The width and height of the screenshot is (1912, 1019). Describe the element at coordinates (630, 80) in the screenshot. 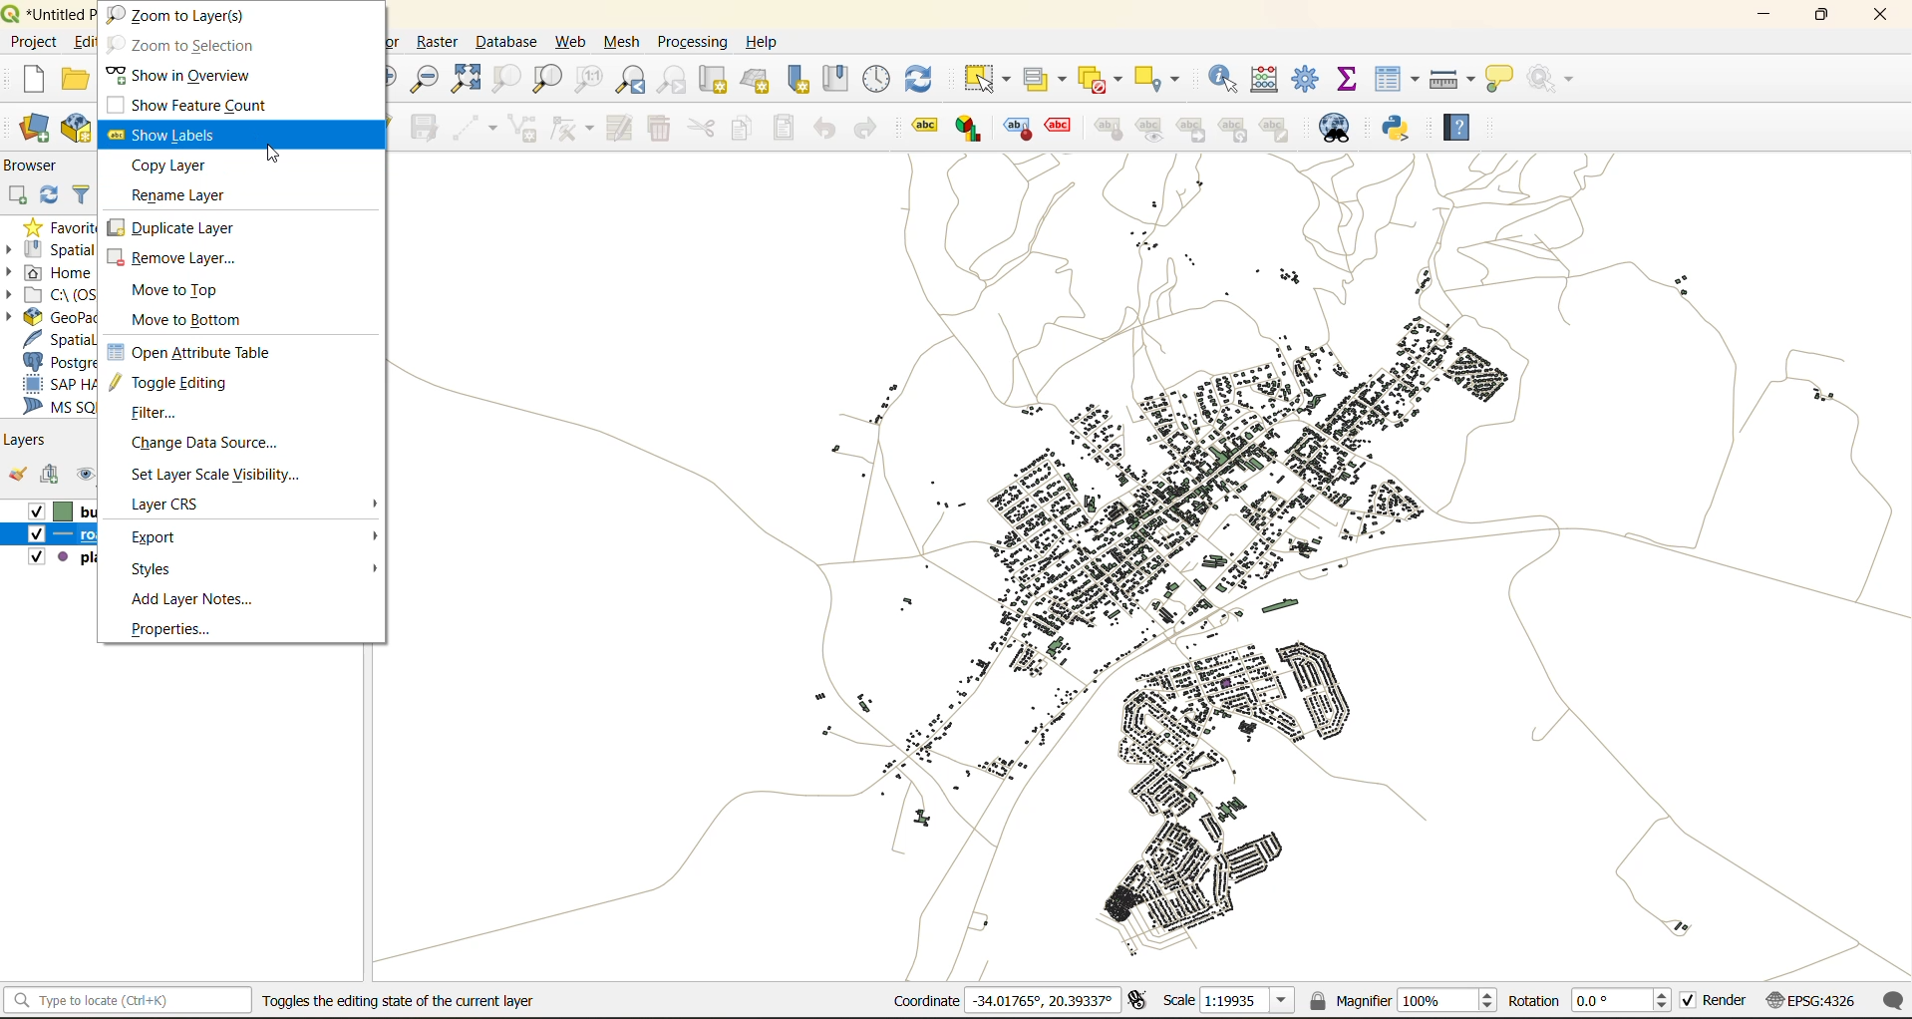

I see `zoom last` at that location.